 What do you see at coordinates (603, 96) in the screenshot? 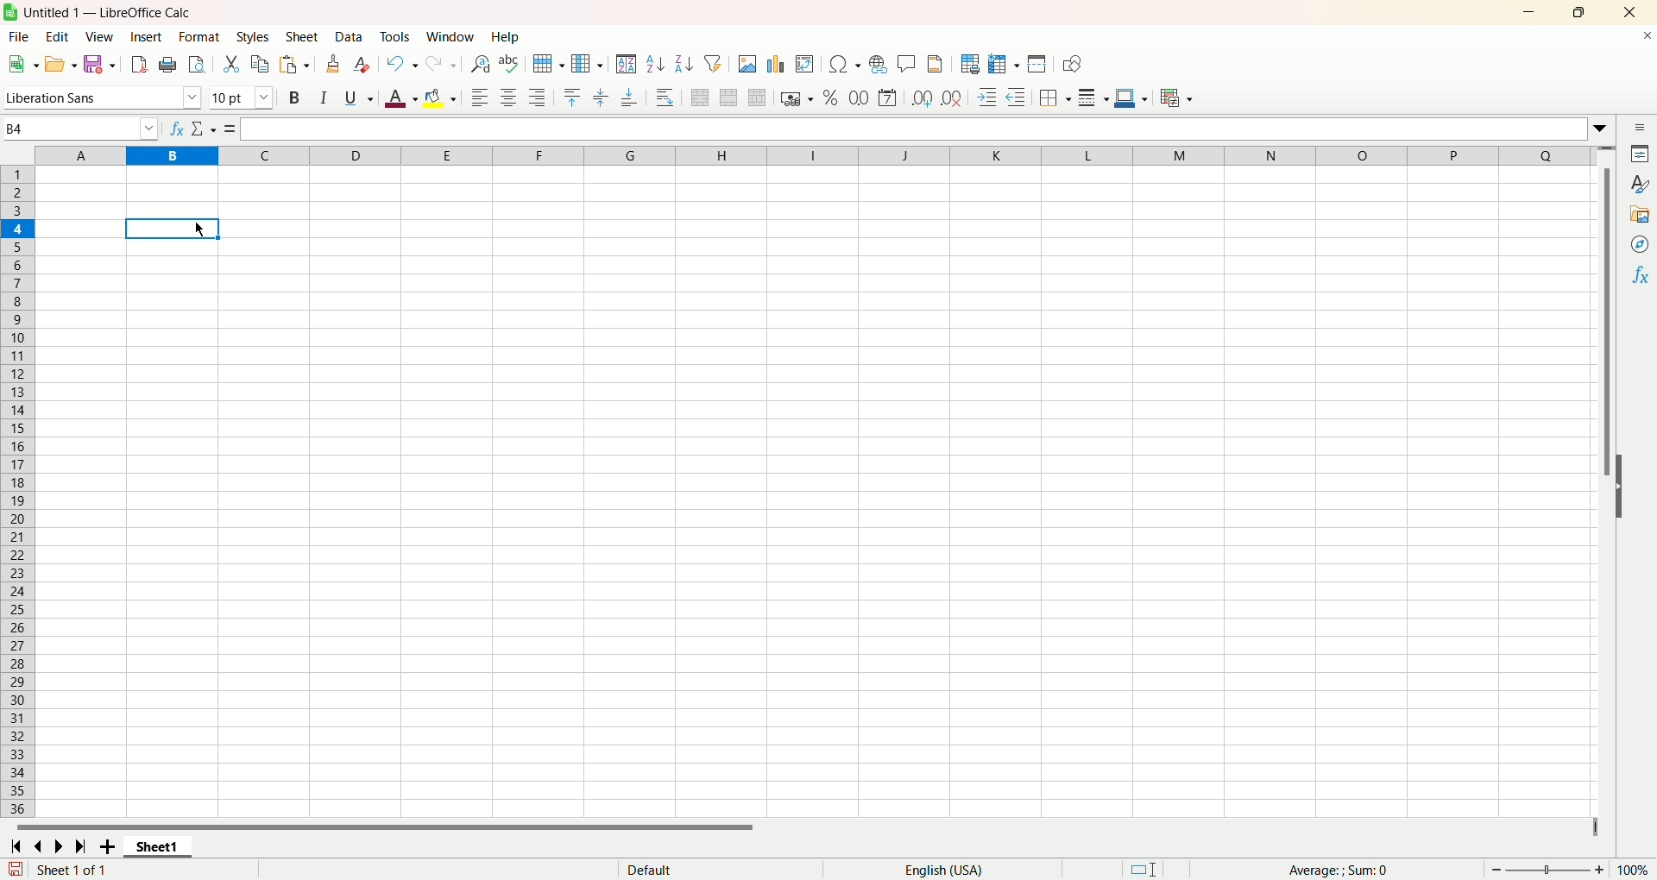
I see `center vertically` at bounding box center [603, 96].